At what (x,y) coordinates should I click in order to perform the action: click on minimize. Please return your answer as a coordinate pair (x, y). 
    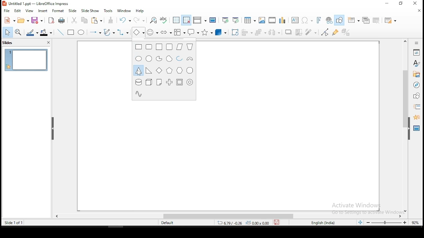
    Looking at the image, I should click on (386, 4).